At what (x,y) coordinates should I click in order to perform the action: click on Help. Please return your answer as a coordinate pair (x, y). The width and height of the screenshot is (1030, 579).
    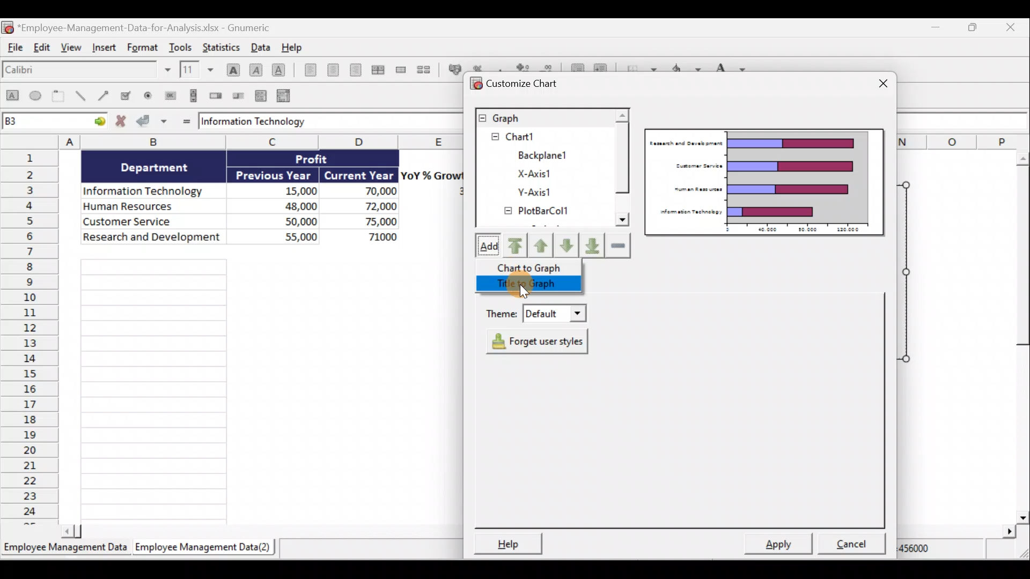
    Looking at the image, I should click on (505, 543).